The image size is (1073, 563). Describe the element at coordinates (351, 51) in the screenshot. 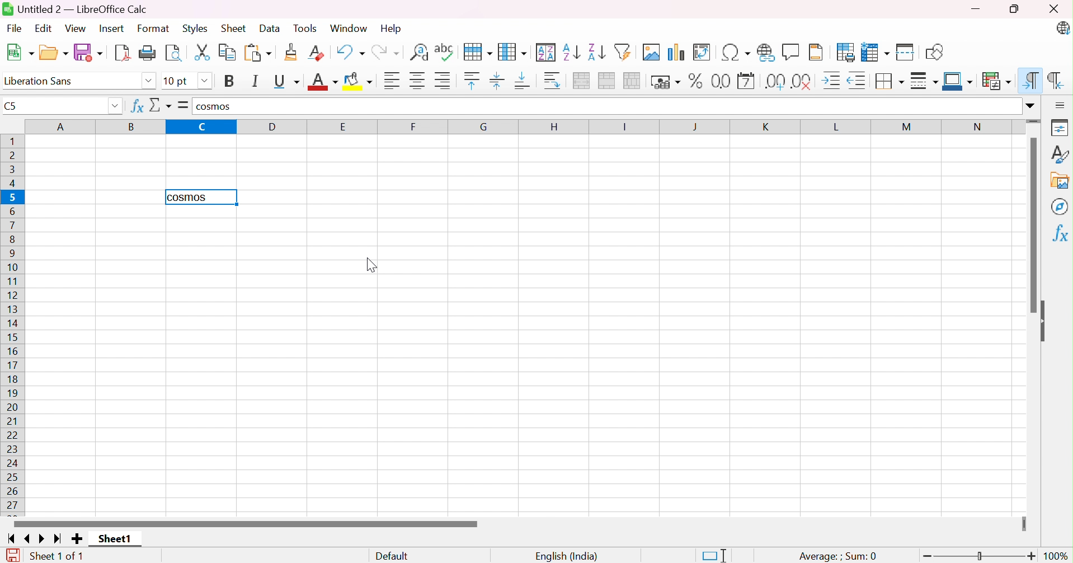

I see `Undo` at that location.